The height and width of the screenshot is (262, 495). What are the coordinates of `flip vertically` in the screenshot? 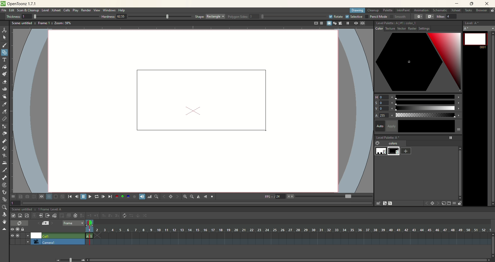 It's located at (205, 197).